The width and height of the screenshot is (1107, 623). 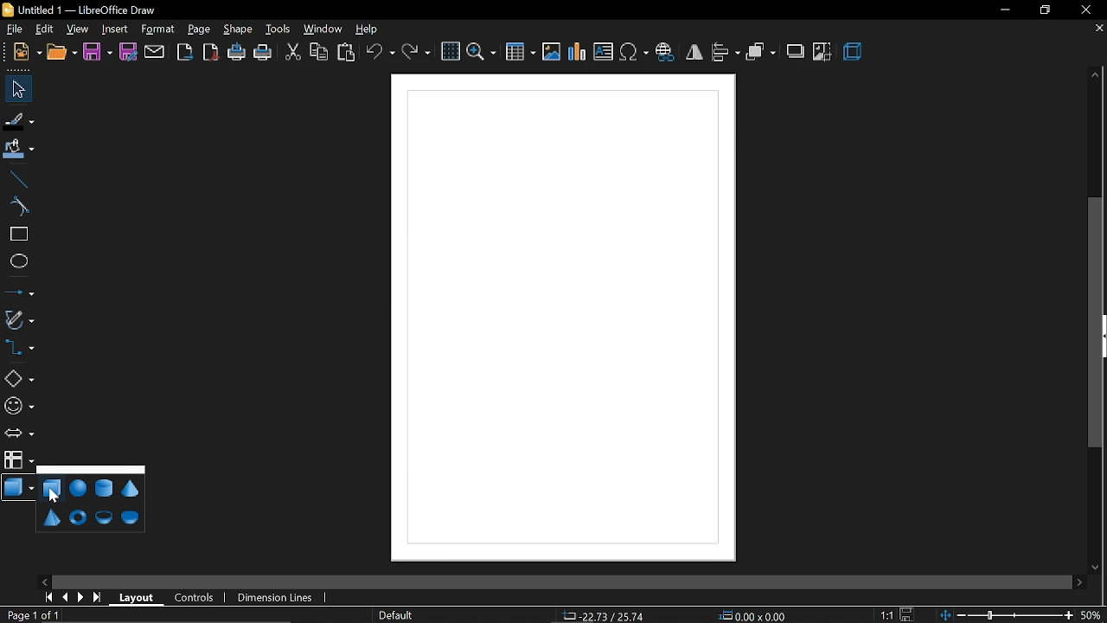 I want to click on shape, so click(x=239, y=29).